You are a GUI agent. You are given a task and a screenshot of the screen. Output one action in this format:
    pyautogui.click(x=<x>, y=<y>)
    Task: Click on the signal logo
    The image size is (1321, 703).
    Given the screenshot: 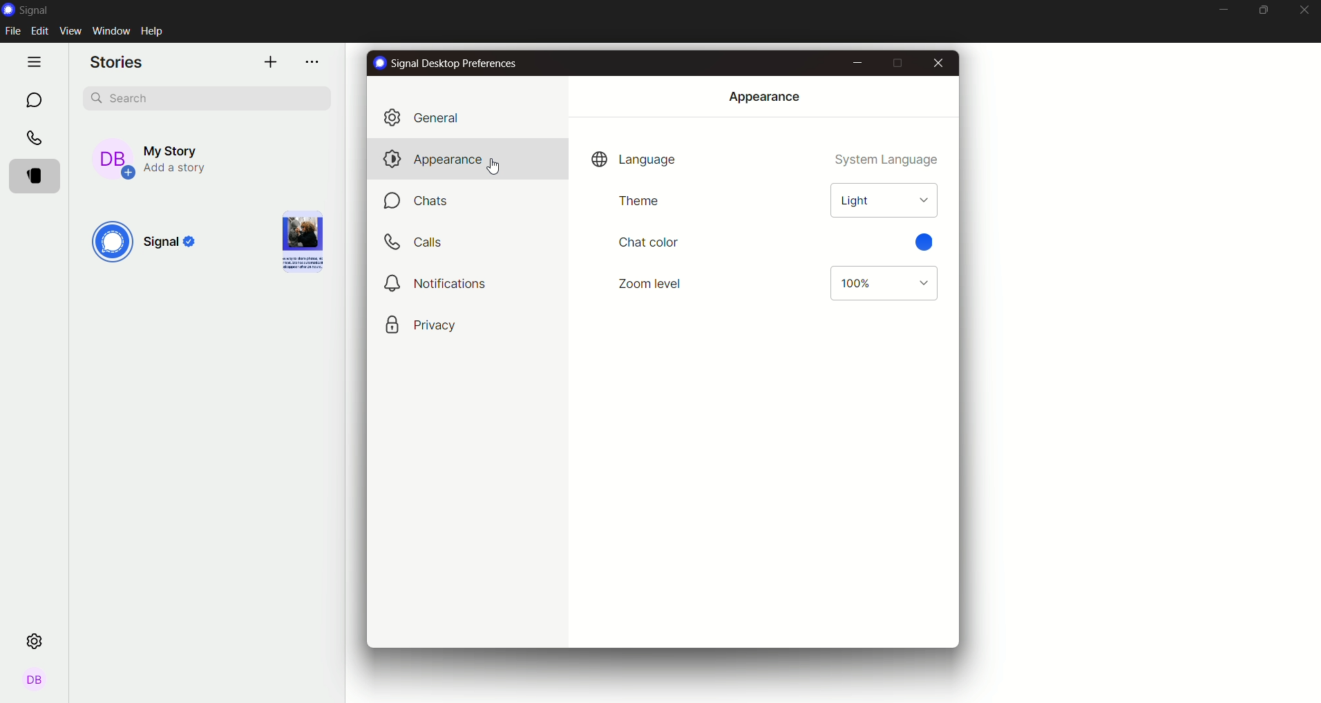 What is the action you would take?
    pyautogui.click(x=149, y=244)
    